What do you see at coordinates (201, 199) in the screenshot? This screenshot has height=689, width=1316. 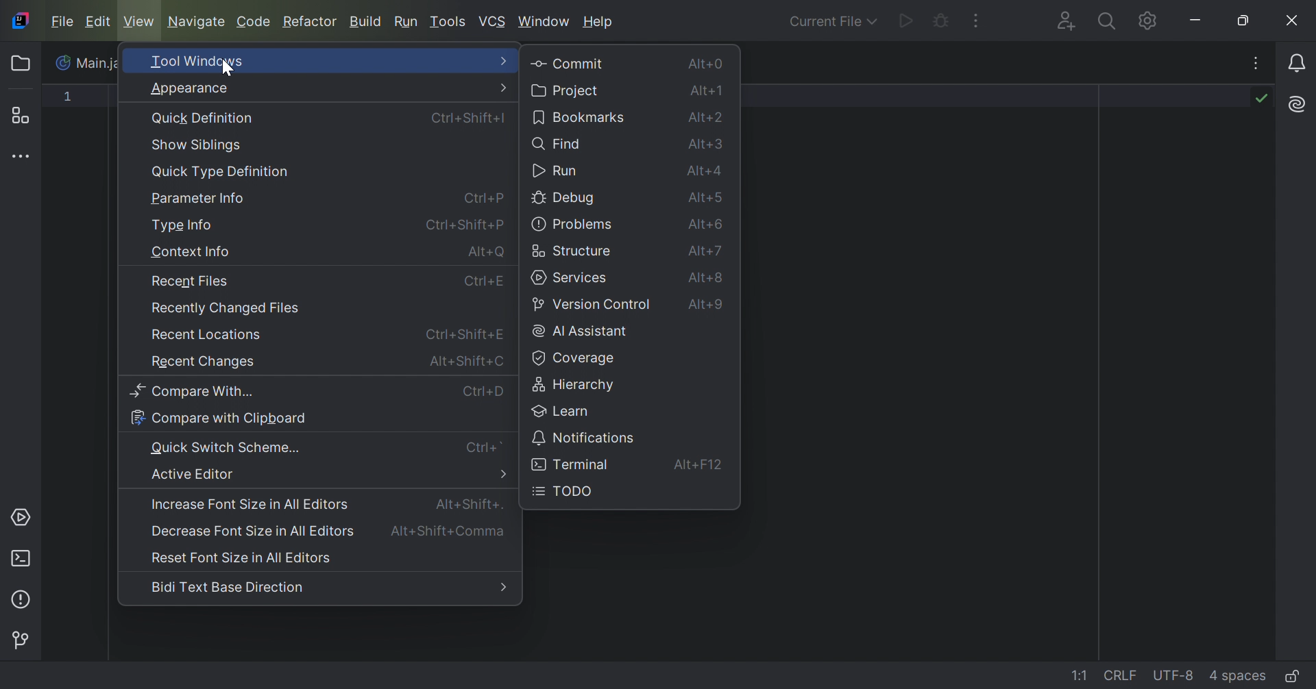 I see `Parameter Info` at bounding box center [201, 199].